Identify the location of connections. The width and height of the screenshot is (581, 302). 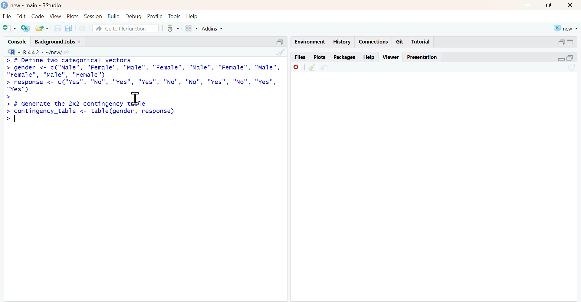
(374, 42).